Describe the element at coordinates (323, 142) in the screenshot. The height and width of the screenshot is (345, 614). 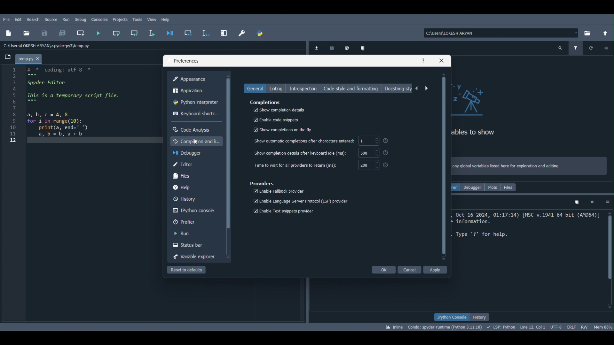
I see `` at that location.